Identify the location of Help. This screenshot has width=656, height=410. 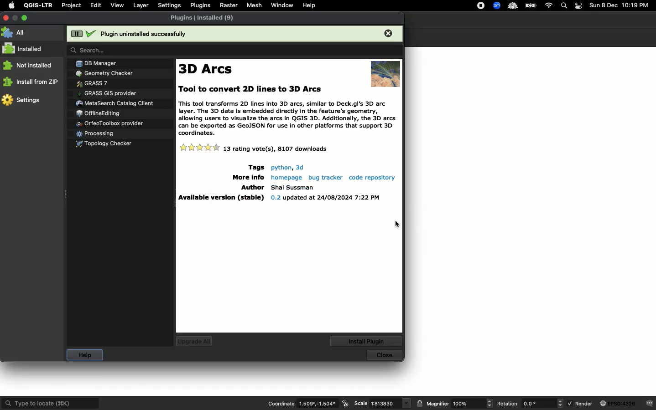
(86, 355).